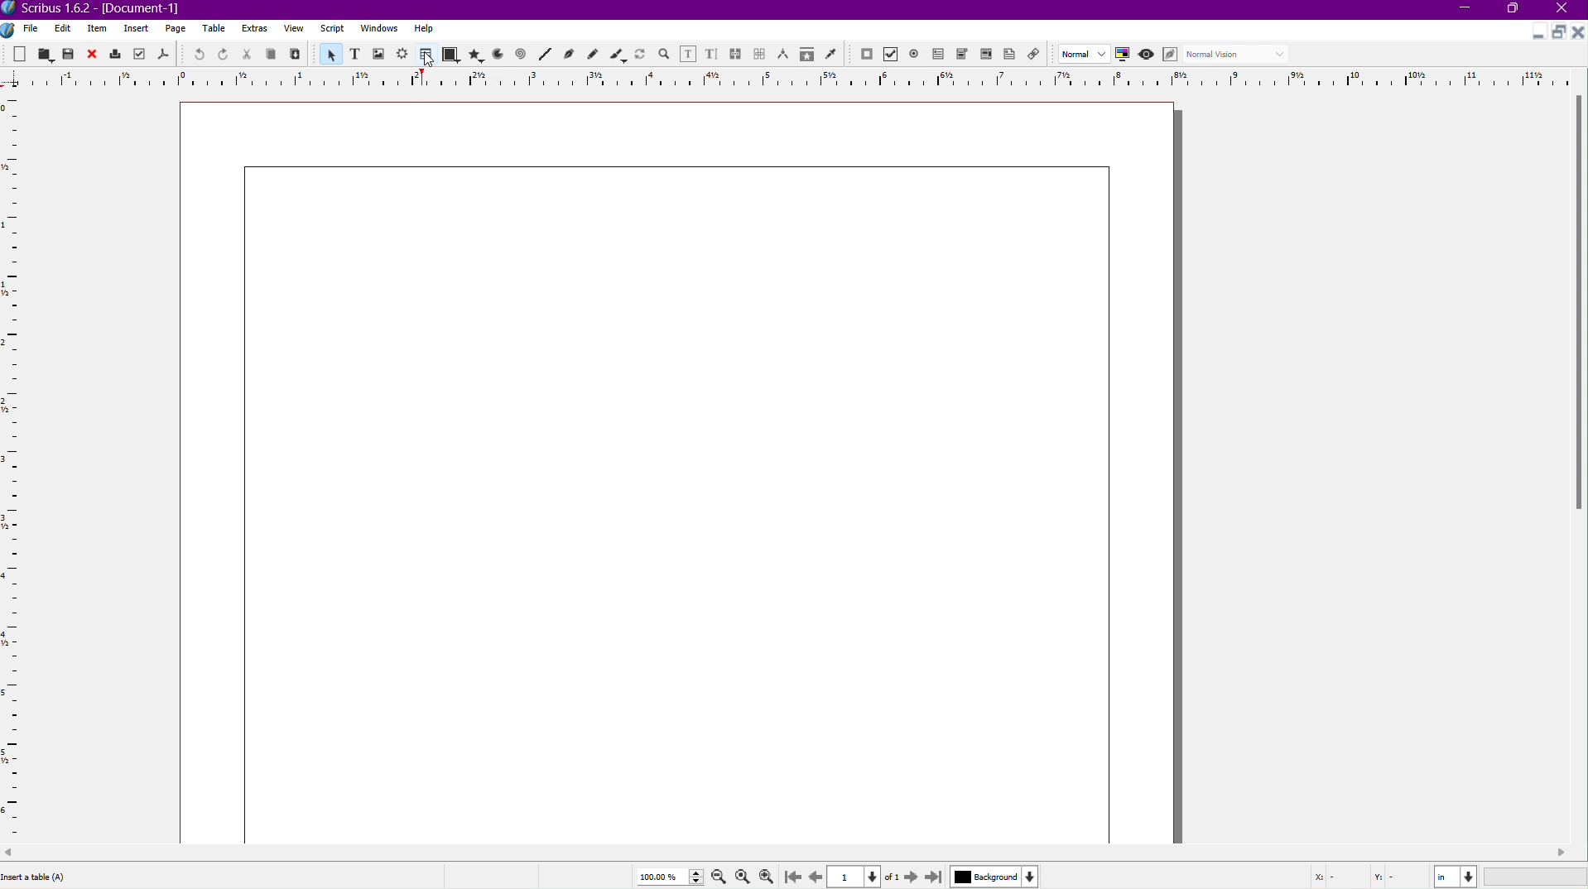  What do you see at coordinates (992, 876) in the screenshot?
I see `Background Color` at bounding box center [992, 876].